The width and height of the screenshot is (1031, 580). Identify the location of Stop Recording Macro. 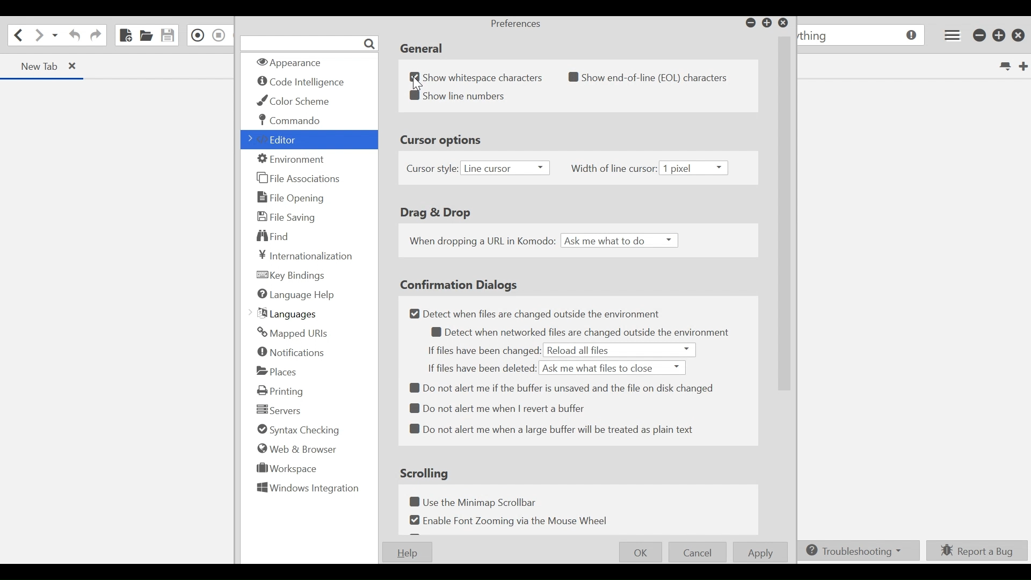
(219, 35).